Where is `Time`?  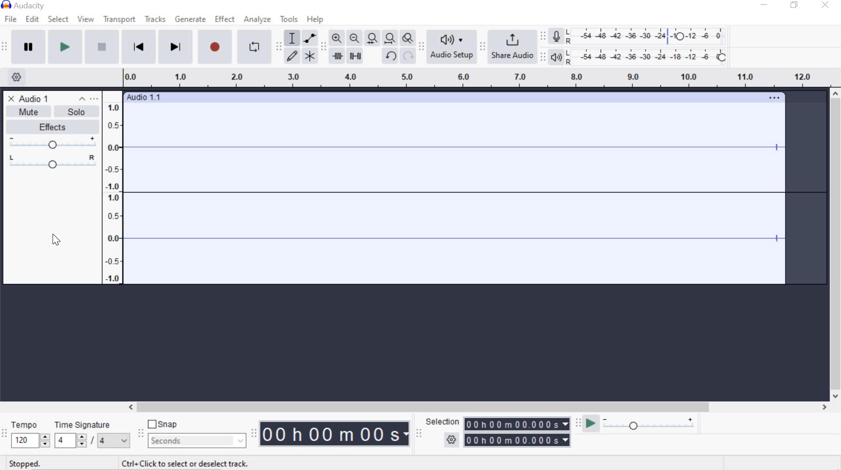 Time is located at coordinates (336, 435).